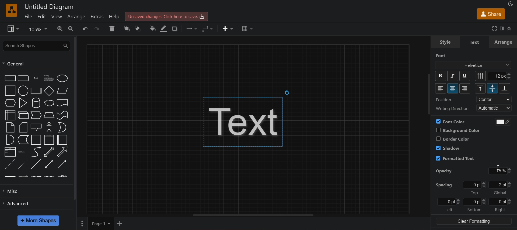  Describe the element at coordinates (63, 140) in the screenshot. I see `horizontal container` at that location.